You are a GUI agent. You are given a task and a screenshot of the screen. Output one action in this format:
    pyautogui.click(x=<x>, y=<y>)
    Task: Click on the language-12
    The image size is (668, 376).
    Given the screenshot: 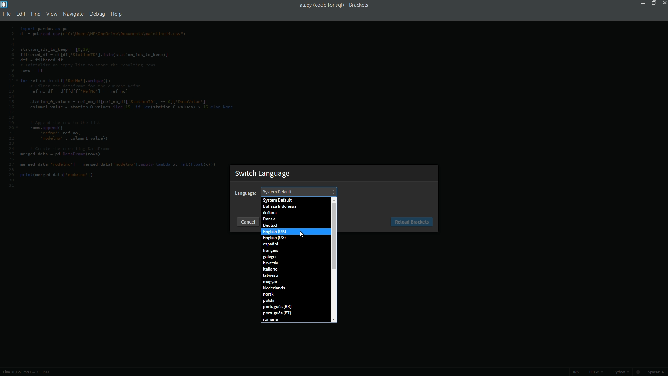 What is the action you would take?
    pyautogui.click(x=270, y=276)
    